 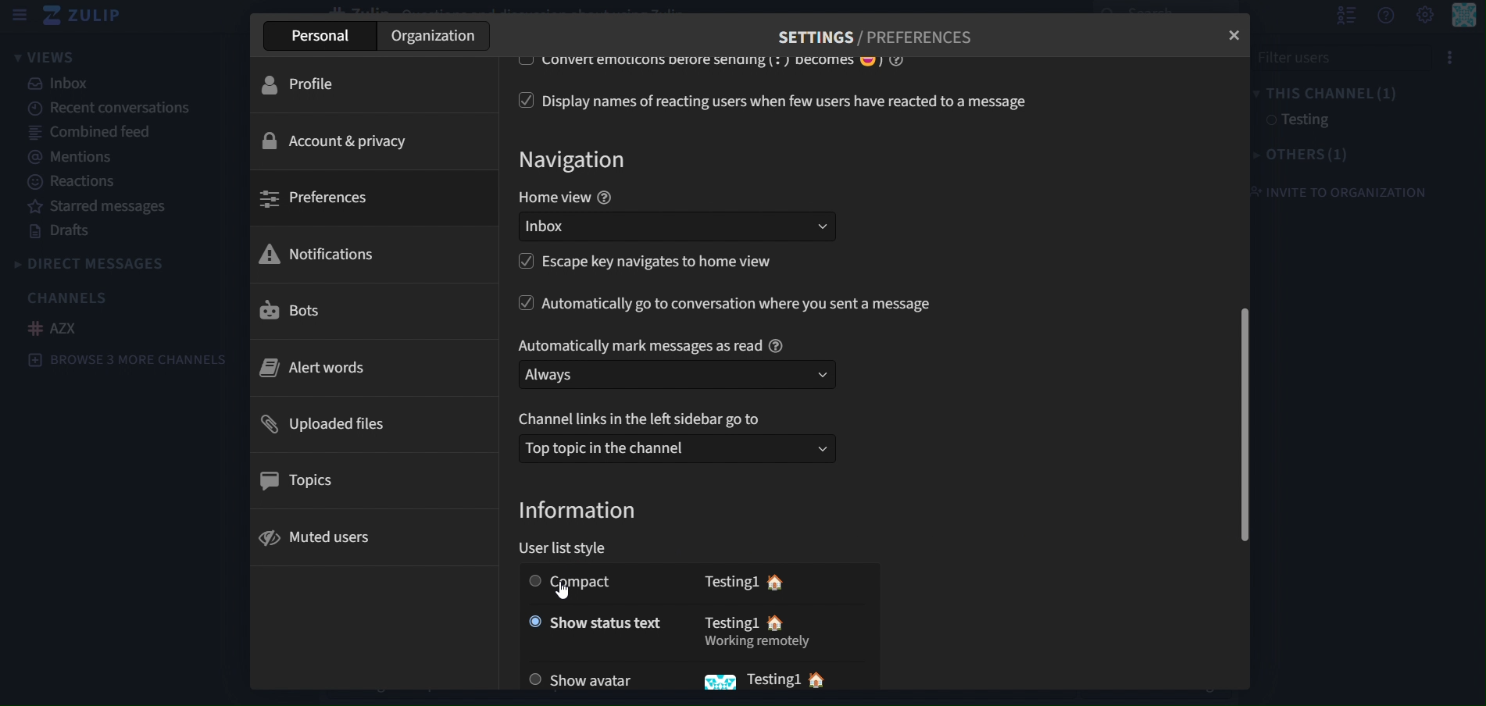 What do you see at coordinates (320, 254) in the screenshot?
I see `notifications` at bounding box center [320, 254].